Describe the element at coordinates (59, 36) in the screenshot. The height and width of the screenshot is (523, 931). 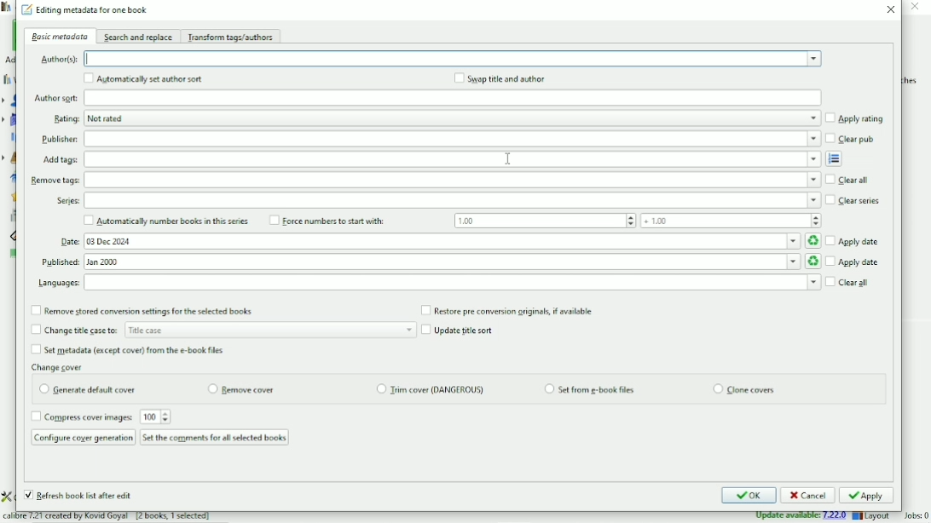
I see `Basic metadata` at that location.